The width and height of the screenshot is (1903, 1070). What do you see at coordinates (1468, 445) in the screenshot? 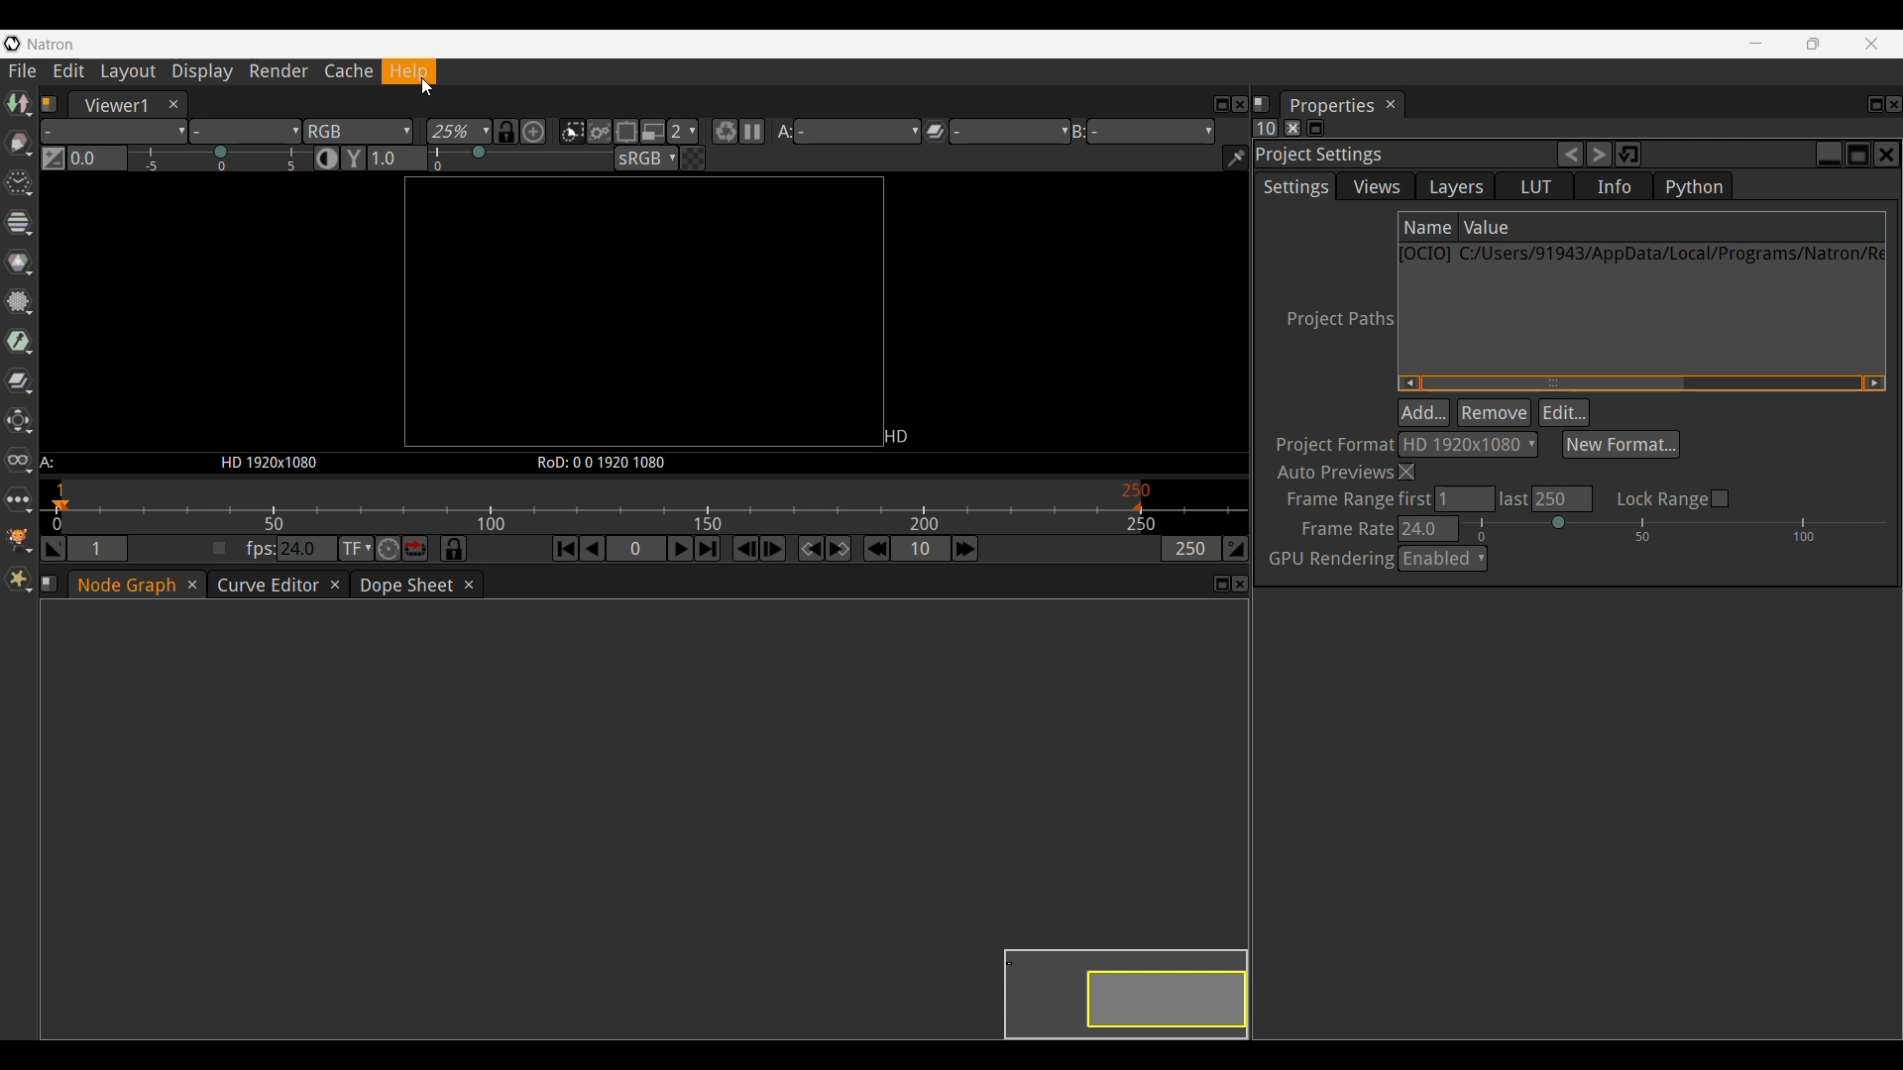
I see `HD 1920 x 1080` at bounding box center [1468, 445].